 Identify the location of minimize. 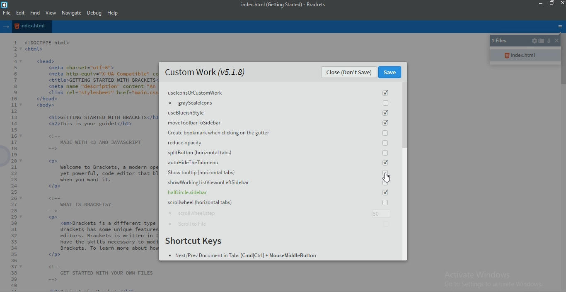
(541, 3).